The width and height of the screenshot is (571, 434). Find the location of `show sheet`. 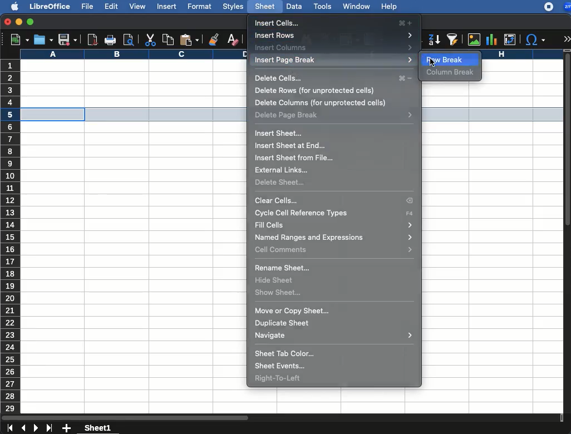

show sheet is located at coordinates (279, 293).